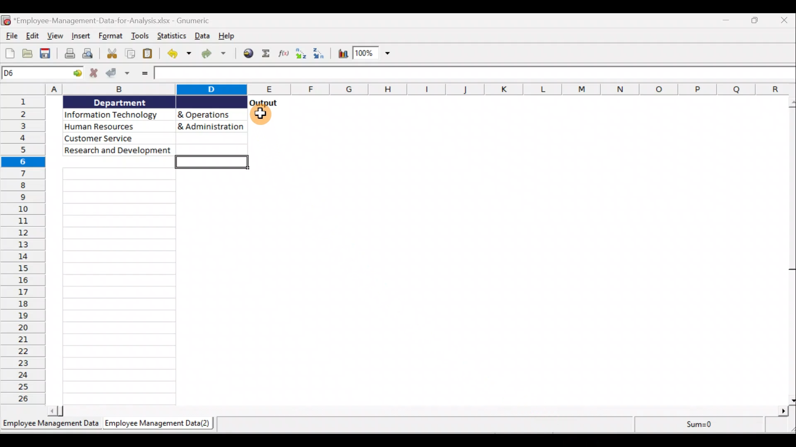 This screenshot has width=796, height=447. I want to click on Insert hyperlink, so click(248, 54).